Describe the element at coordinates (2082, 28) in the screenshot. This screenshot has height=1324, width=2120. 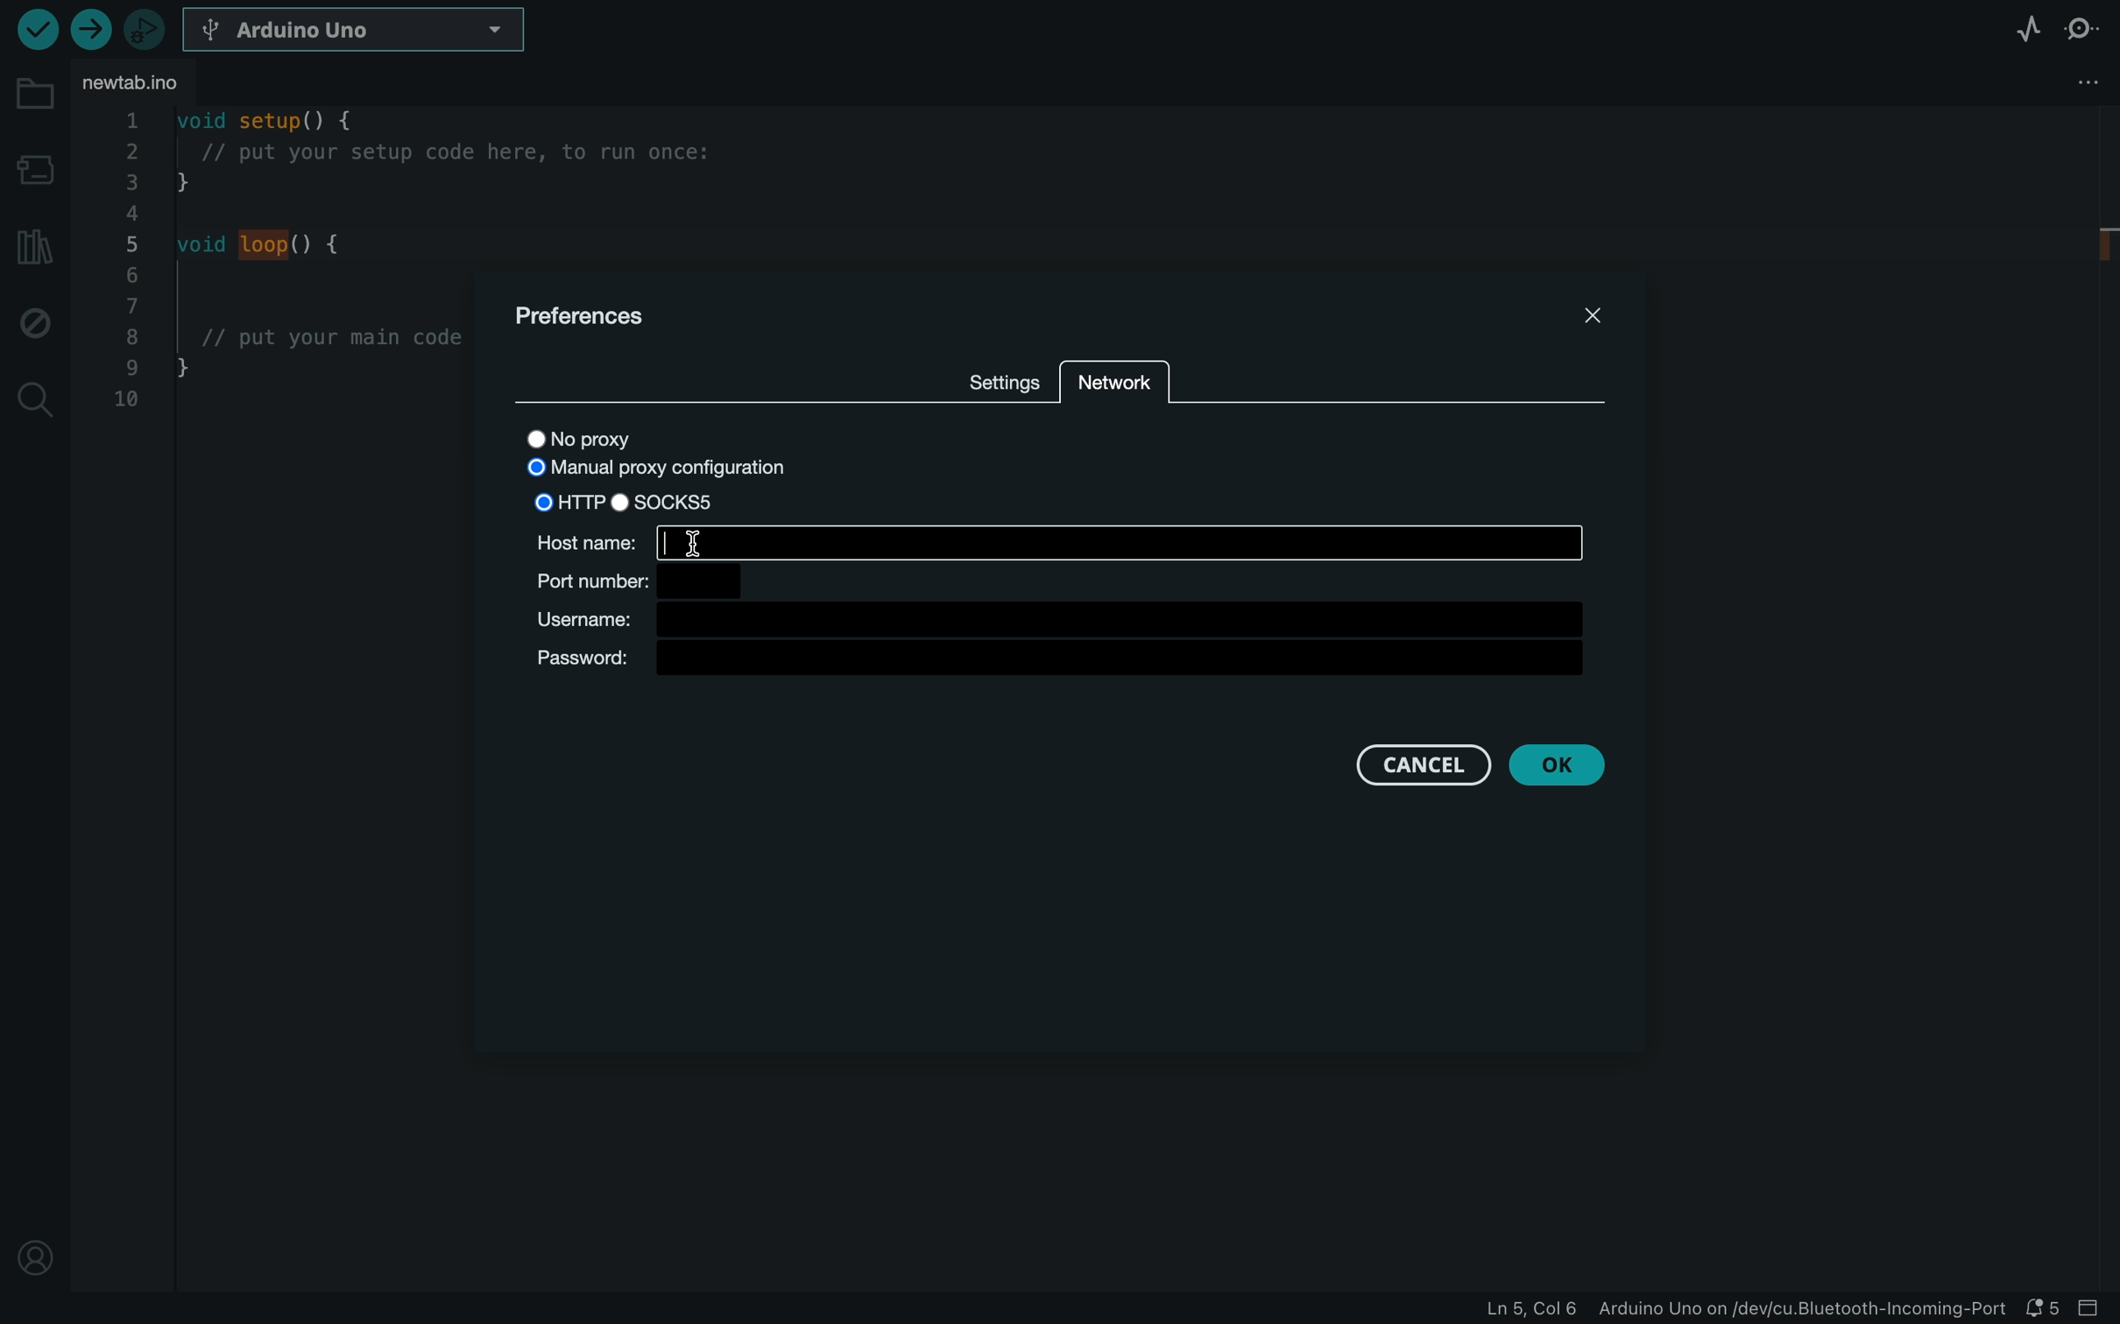
I see `serial monitor` at that location.